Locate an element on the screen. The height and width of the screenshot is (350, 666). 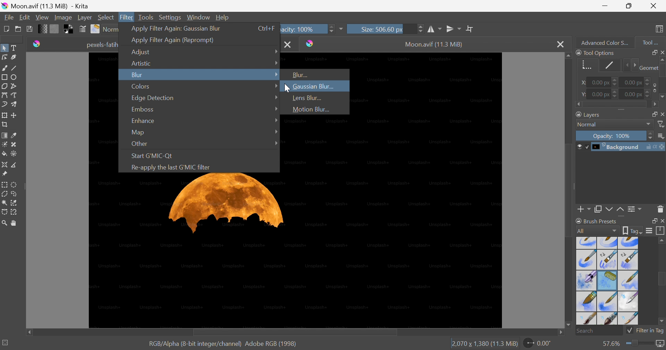
Reference Images tool is located at coordinates (6, 173).